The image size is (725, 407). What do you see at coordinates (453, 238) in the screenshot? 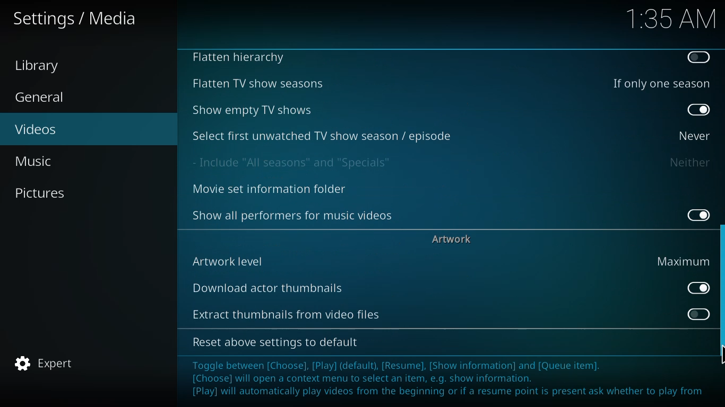
I see `artwork` at bounding box center [453, 238].